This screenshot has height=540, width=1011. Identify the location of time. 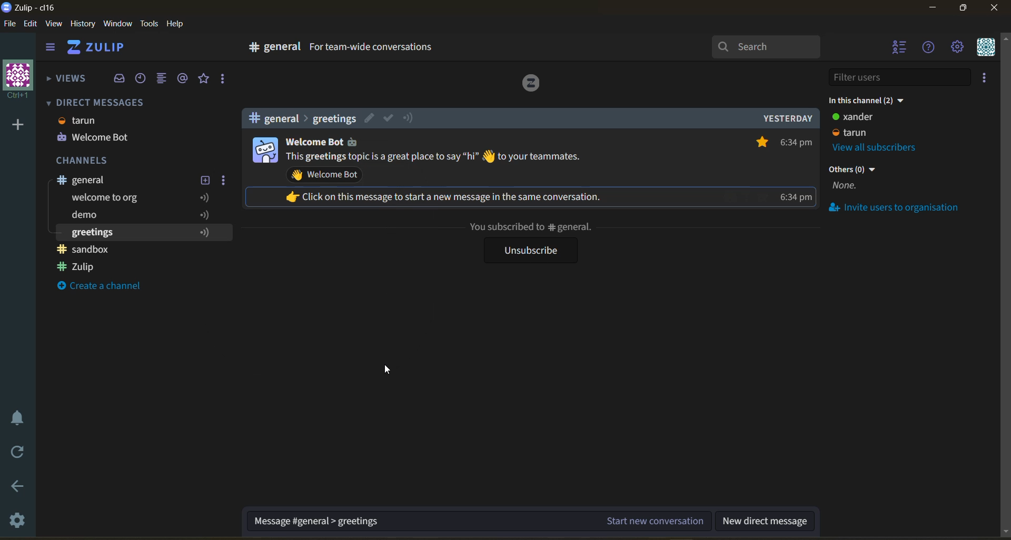
(796, 171).